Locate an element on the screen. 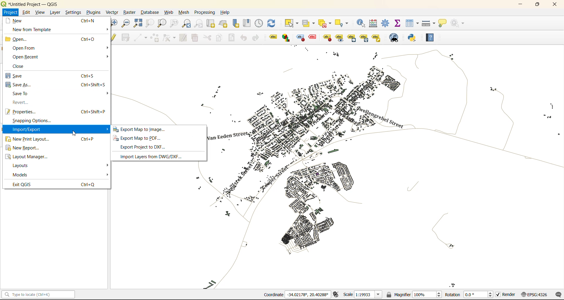 This screenshot has width=564, height=300. zoom next is located at coordinates (199, 23).